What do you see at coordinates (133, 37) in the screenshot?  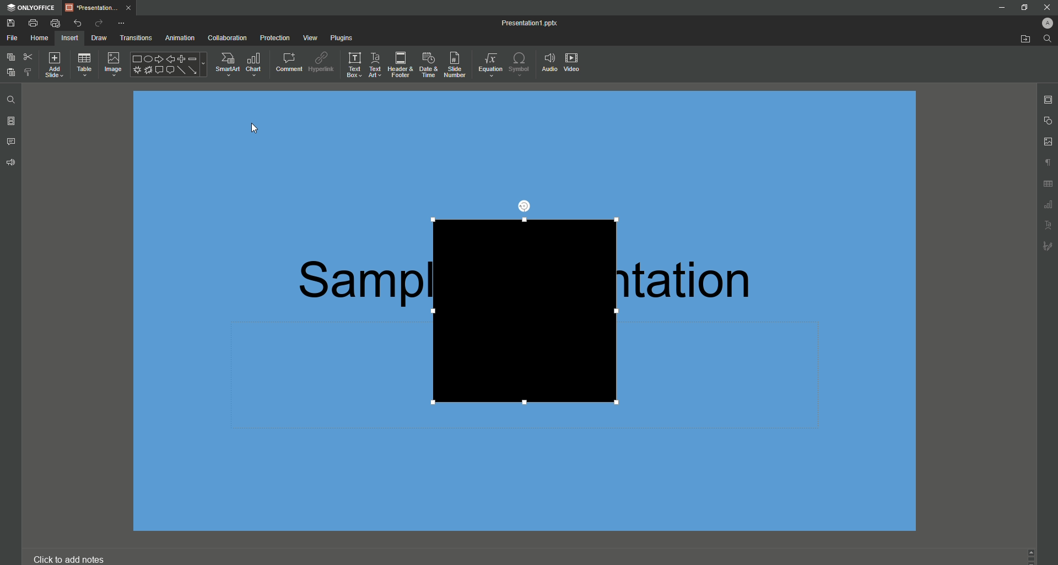 I see `Transitions` at bounding box center [133, 37].